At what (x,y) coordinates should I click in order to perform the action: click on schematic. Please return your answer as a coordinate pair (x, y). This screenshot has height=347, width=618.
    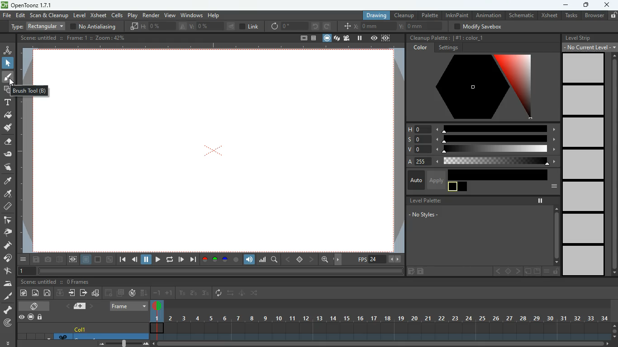
    Looking at the image, I should click on (521, 15).